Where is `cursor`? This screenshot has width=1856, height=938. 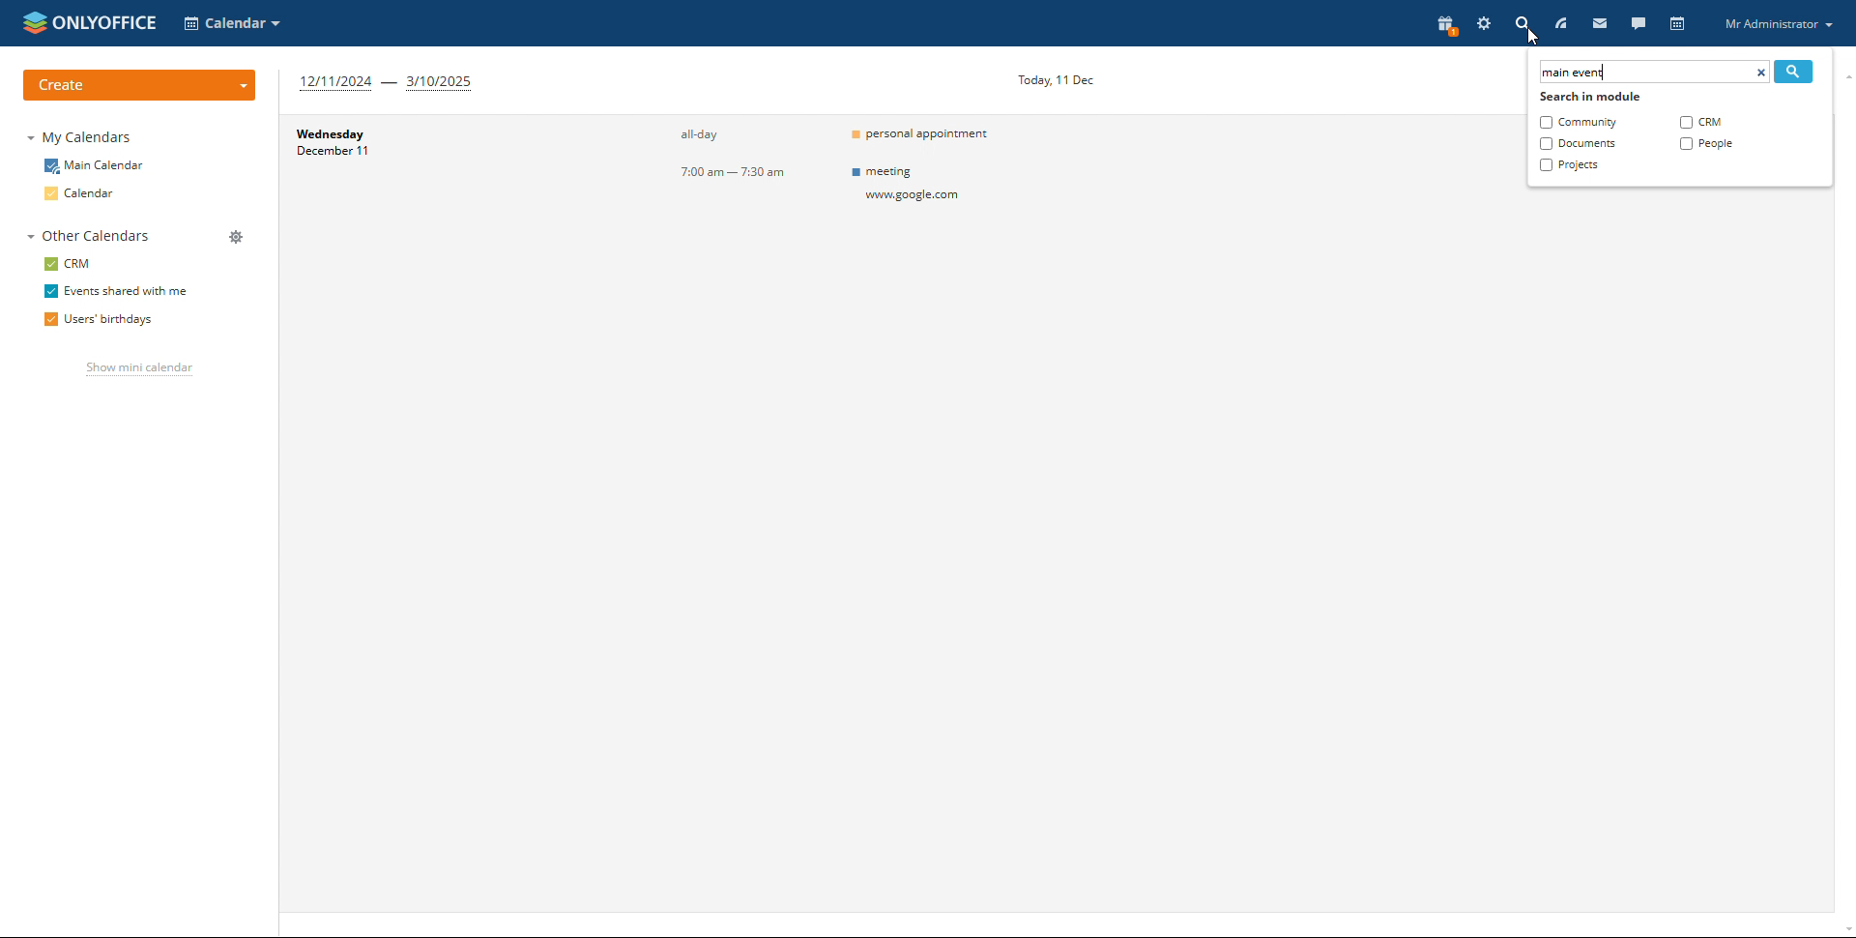 cursor is located at coordinates (1530, 40).